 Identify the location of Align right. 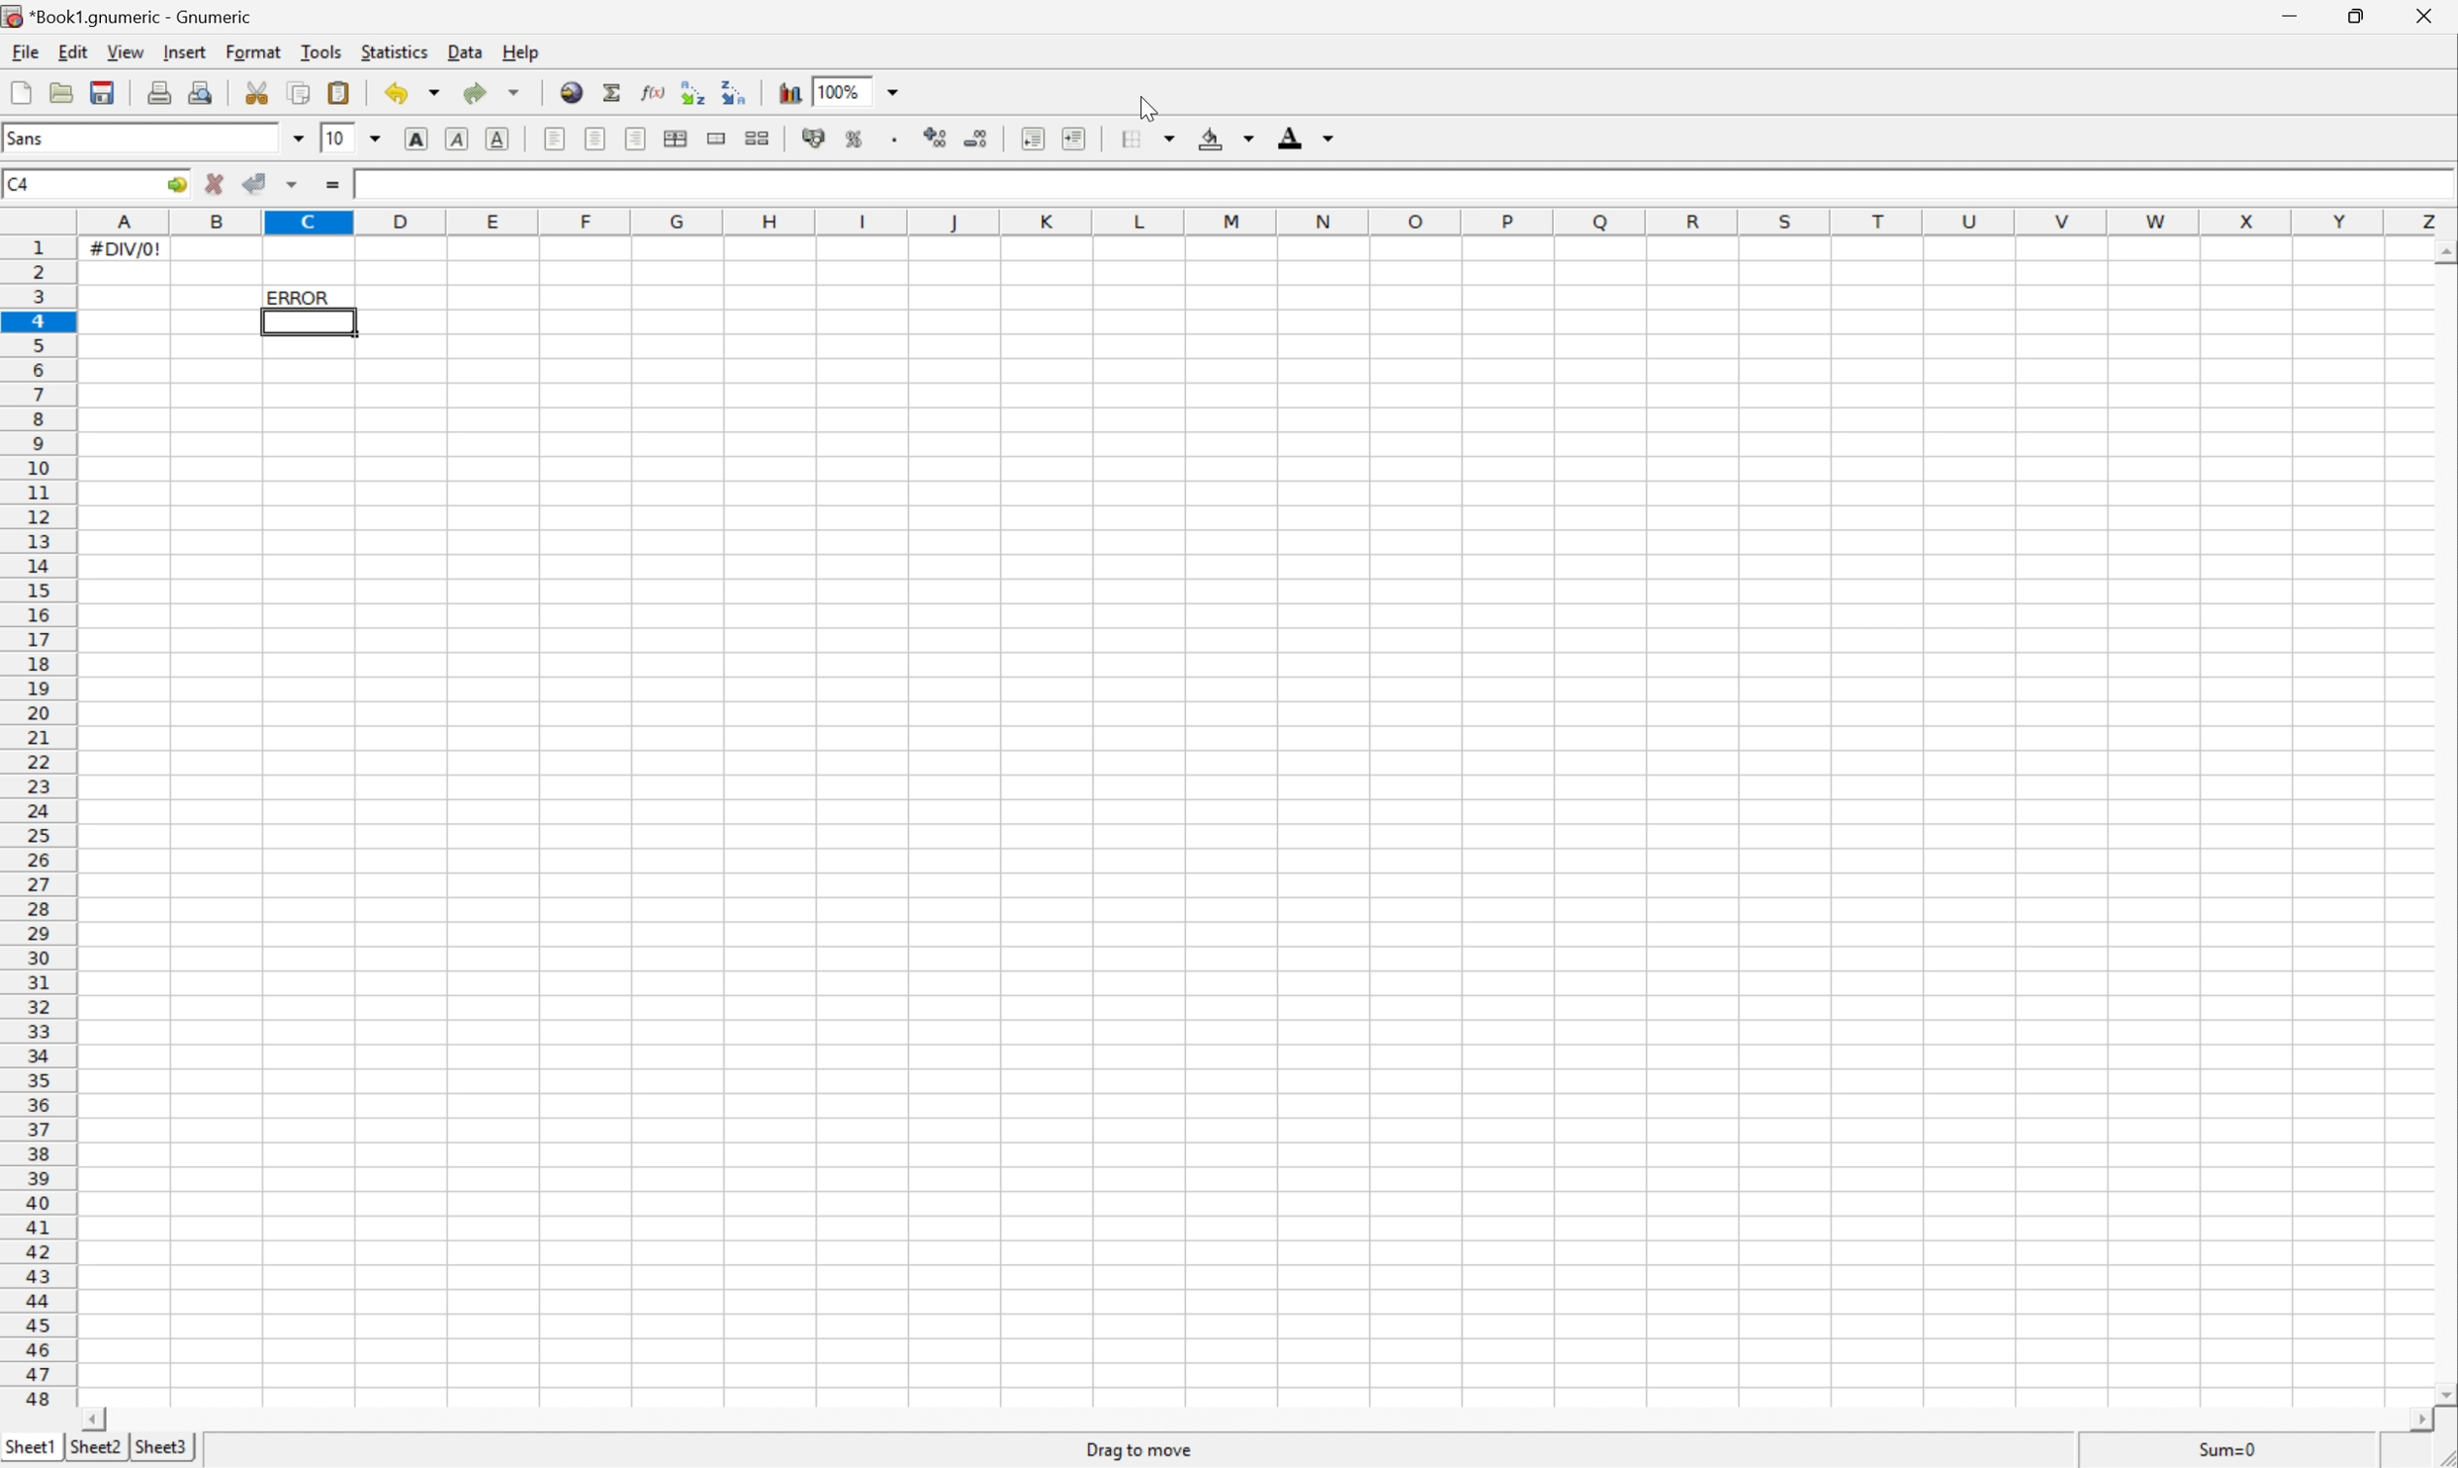
(639, 138).